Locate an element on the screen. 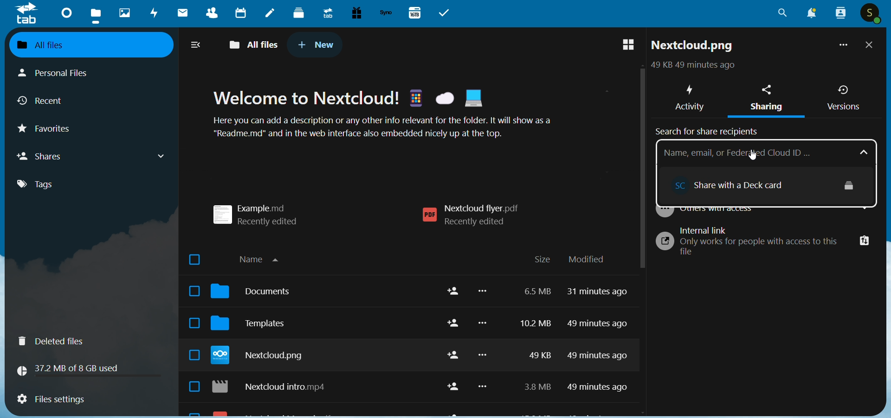 The image size is (891, 418). status is located at coordinates (691, 66).